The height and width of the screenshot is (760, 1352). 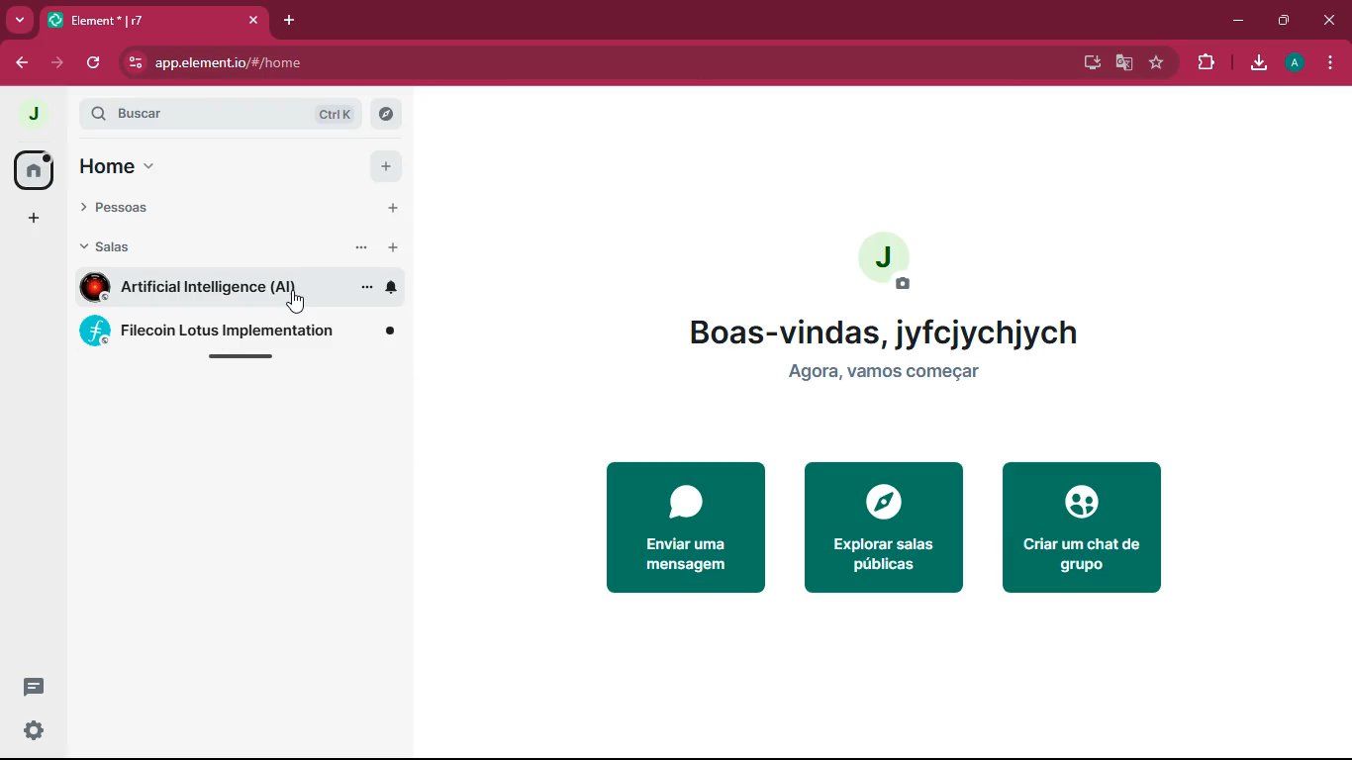 What do you see at coordinates (1122, 63) in the screenshot?
I see `translator` at bounding box center [1122, 63].